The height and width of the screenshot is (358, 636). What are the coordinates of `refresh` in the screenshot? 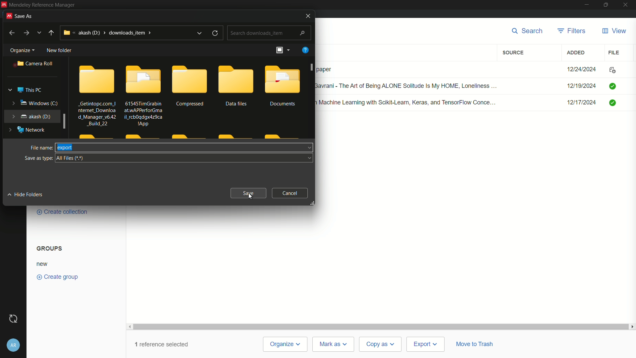 It's located at (216, 33).